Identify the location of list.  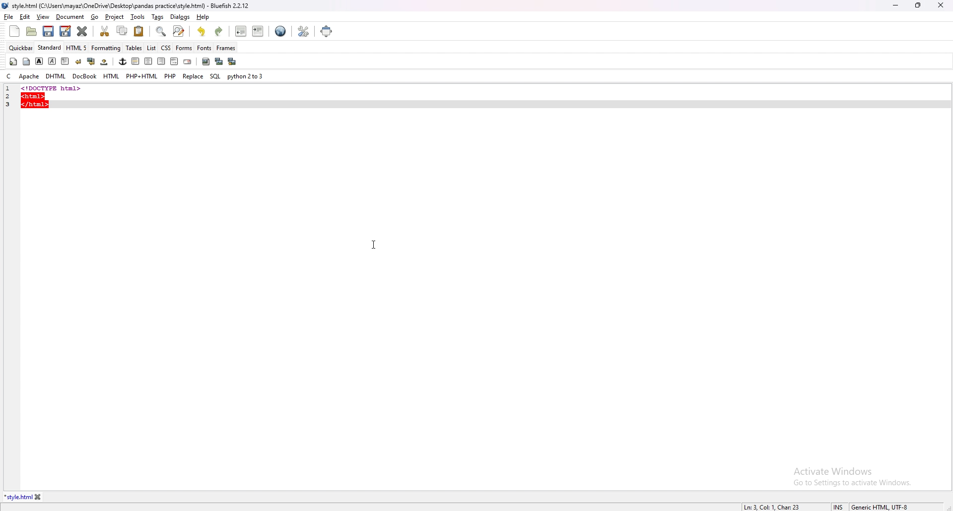
(151, 47).